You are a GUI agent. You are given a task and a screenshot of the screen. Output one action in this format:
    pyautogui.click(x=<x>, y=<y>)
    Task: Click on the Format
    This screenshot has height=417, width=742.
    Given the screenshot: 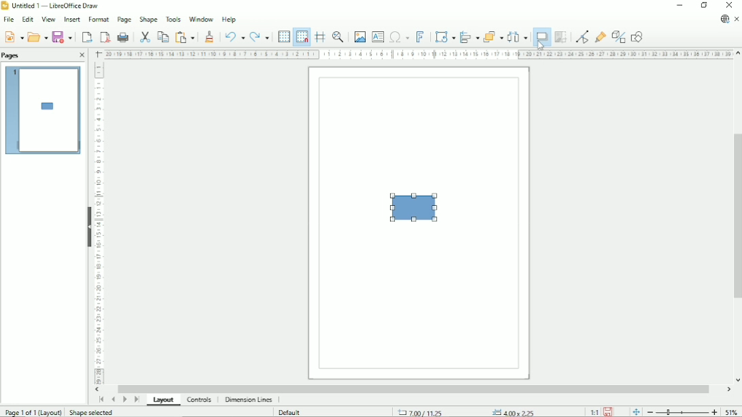 What is the action you would take?
    pyautogui.click(x=101, y=19)
    